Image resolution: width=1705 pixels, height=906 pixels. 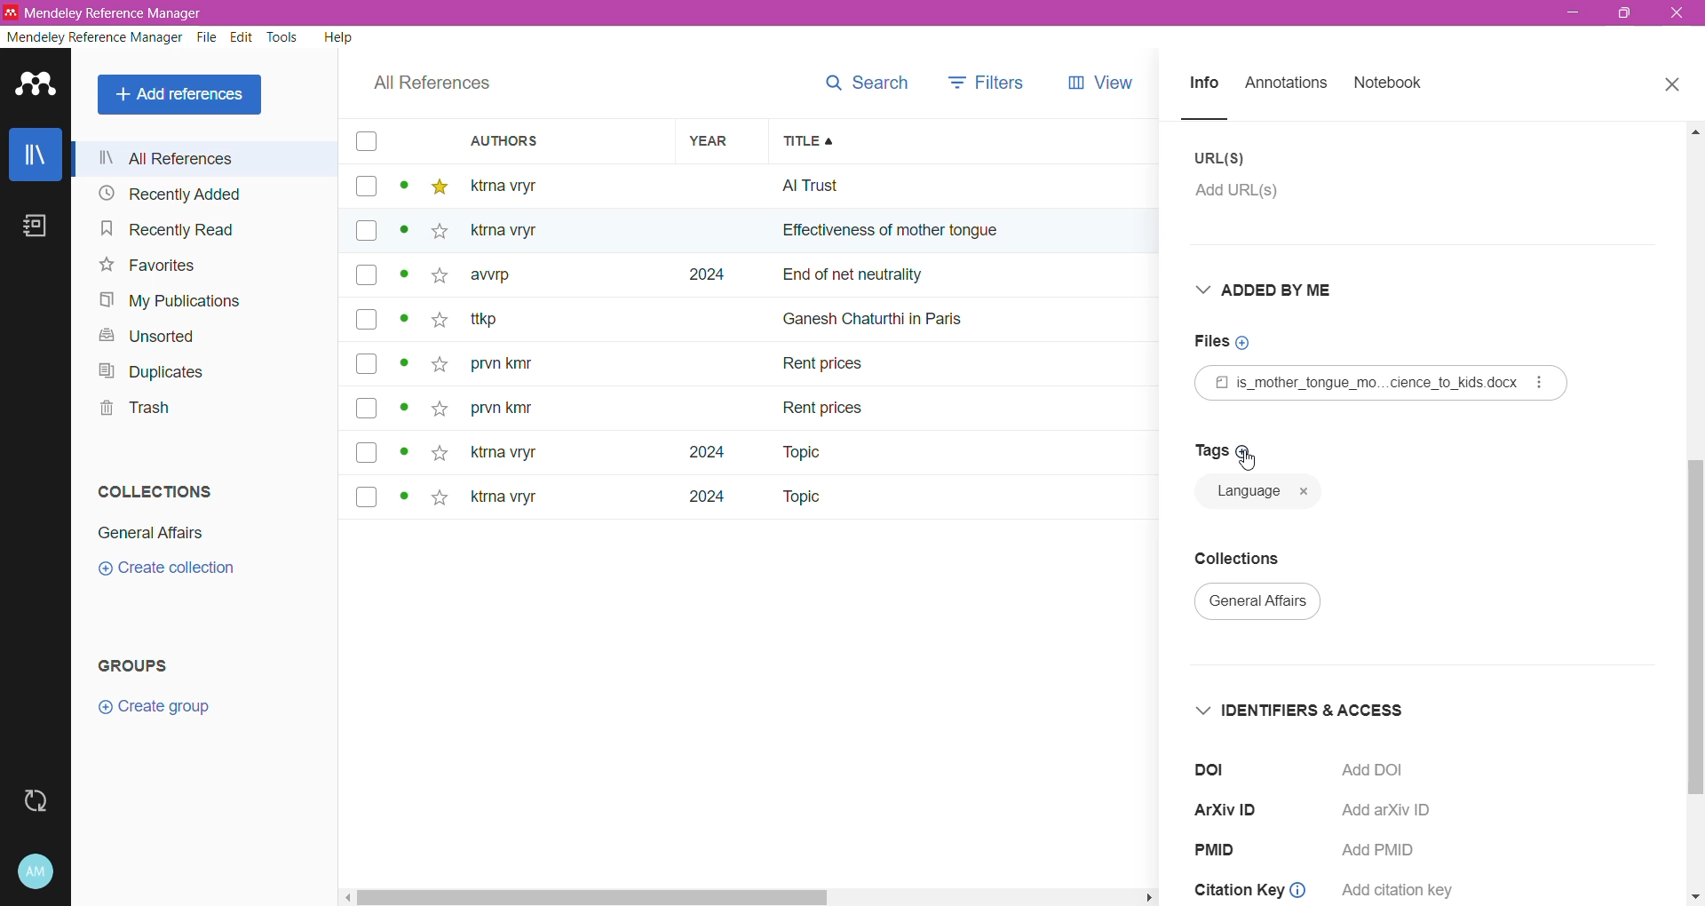 What do you see at coordinates (183, 95) in the screenshot?
I see `All References` at bounding box center [183, 95].